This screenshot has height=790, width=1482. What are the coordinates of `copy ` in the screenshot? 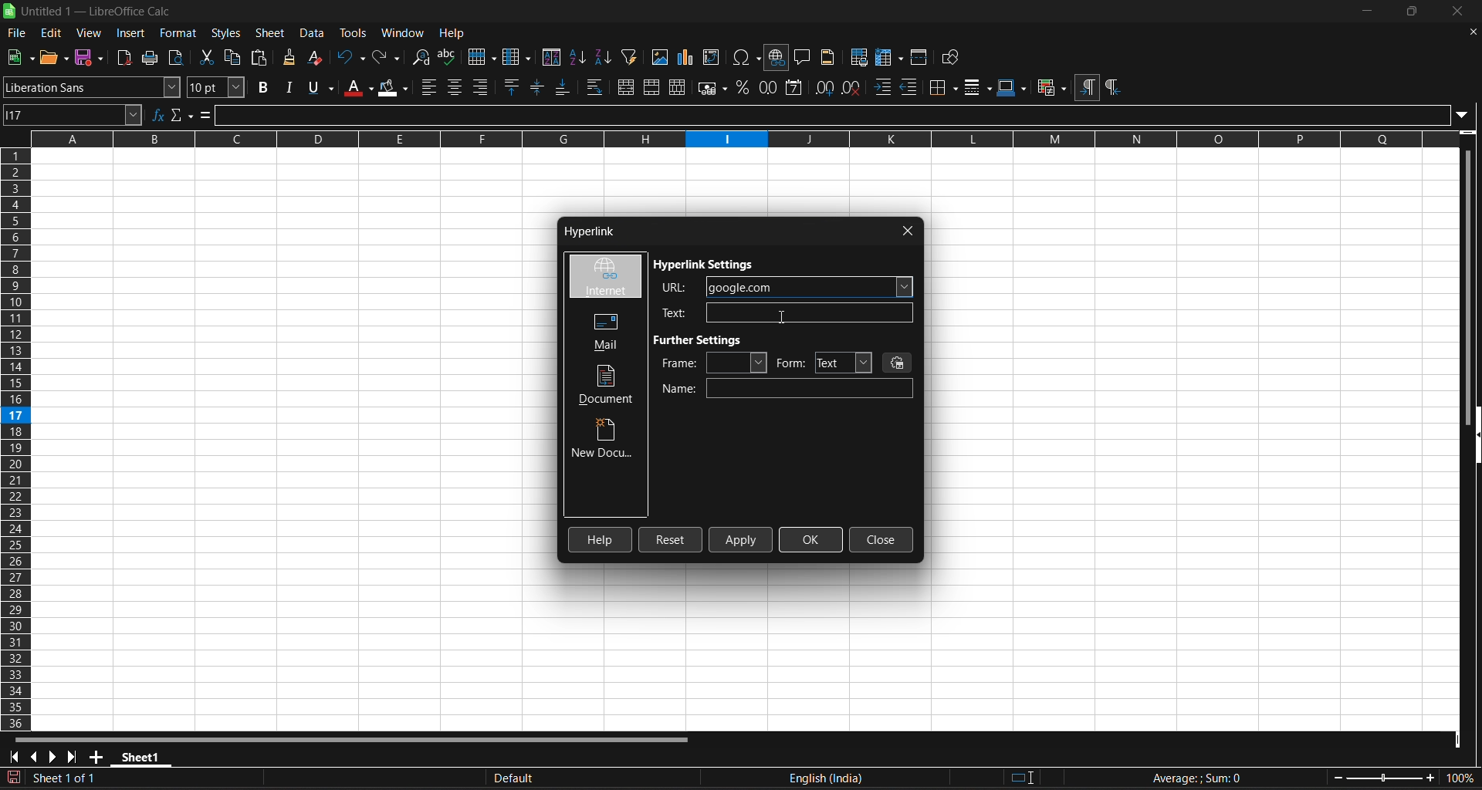 It's located at (234, 56).